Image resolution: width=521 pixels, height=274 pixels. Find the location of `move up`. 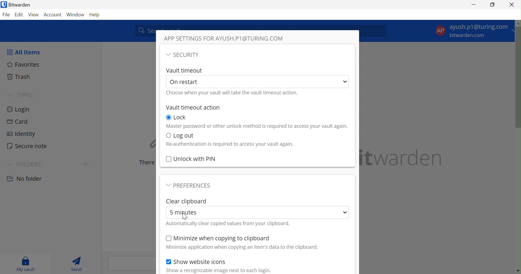

move up is located at coordinates (517, 23).